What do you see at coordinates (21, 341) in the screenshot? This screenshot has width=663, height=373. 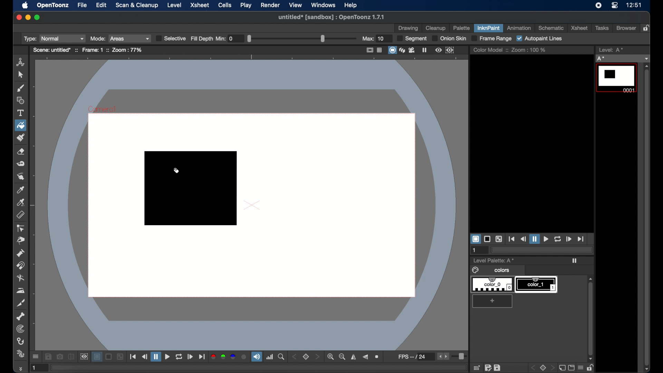 I see `hook tool` at bounding box center [21, 341].